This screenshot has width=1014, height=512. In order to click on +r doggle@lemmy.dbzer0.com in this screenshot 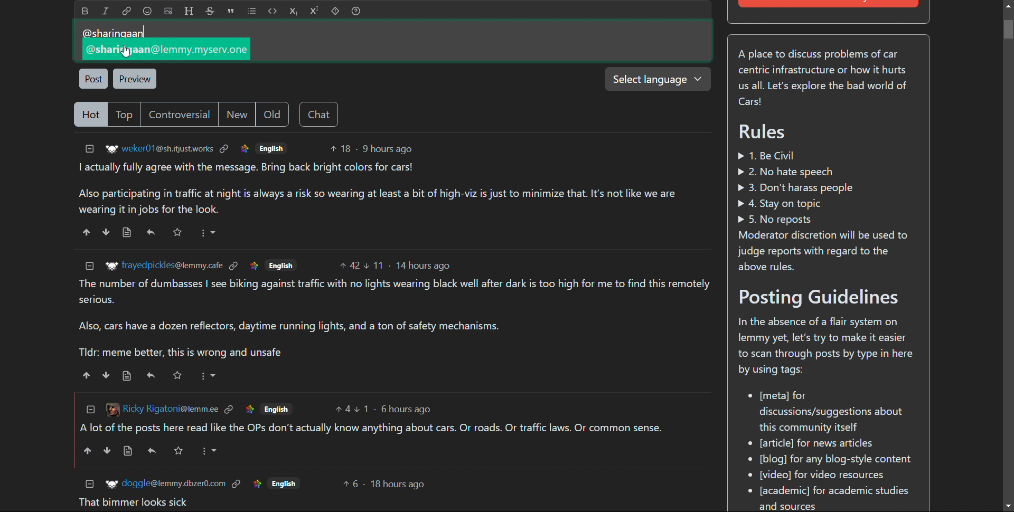, I will do `click(165, 482)`.